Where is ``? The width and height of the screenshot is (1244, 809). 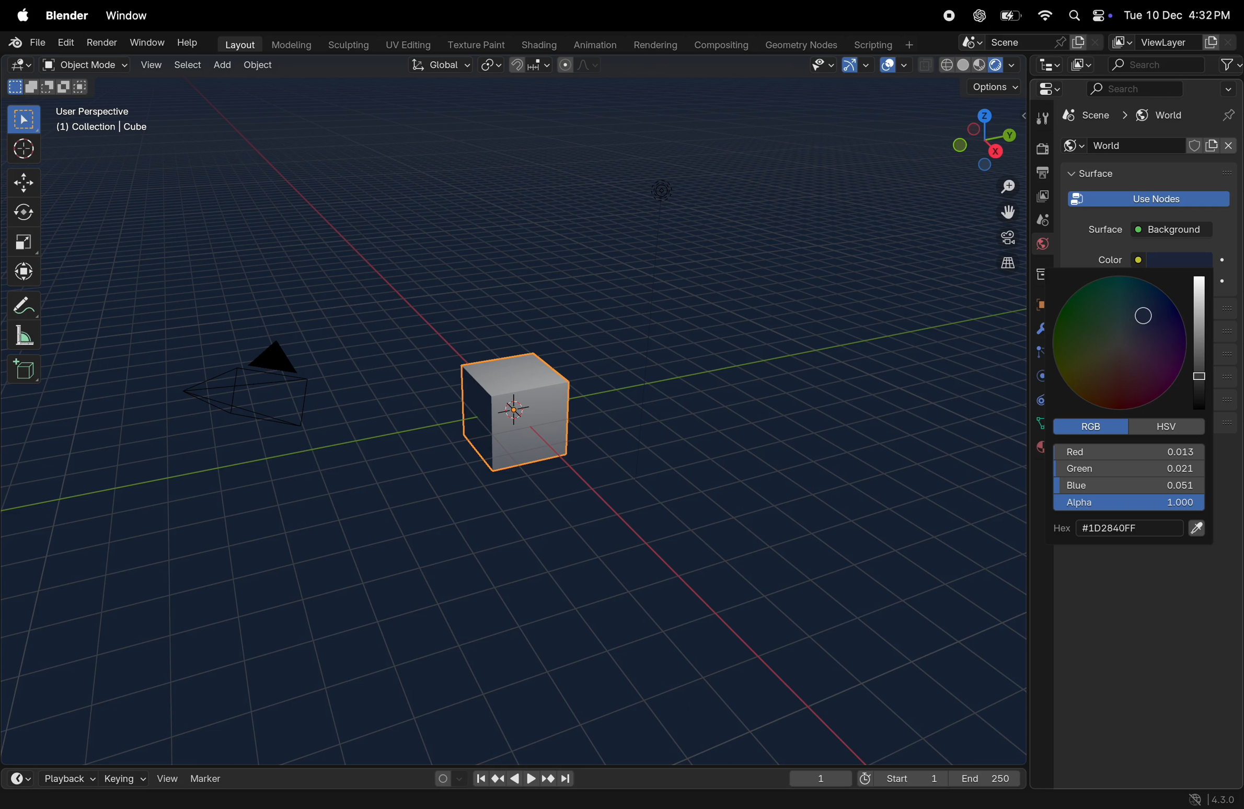  is located at coordinates (1164, 89).